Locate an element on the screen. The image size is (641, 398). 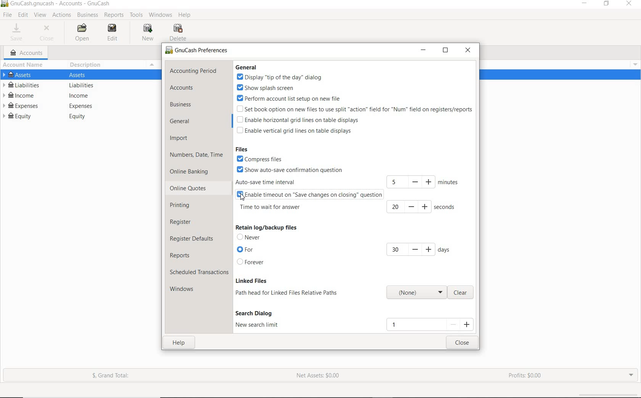
ONLINE BANKING is located at coordinates (192, 172).